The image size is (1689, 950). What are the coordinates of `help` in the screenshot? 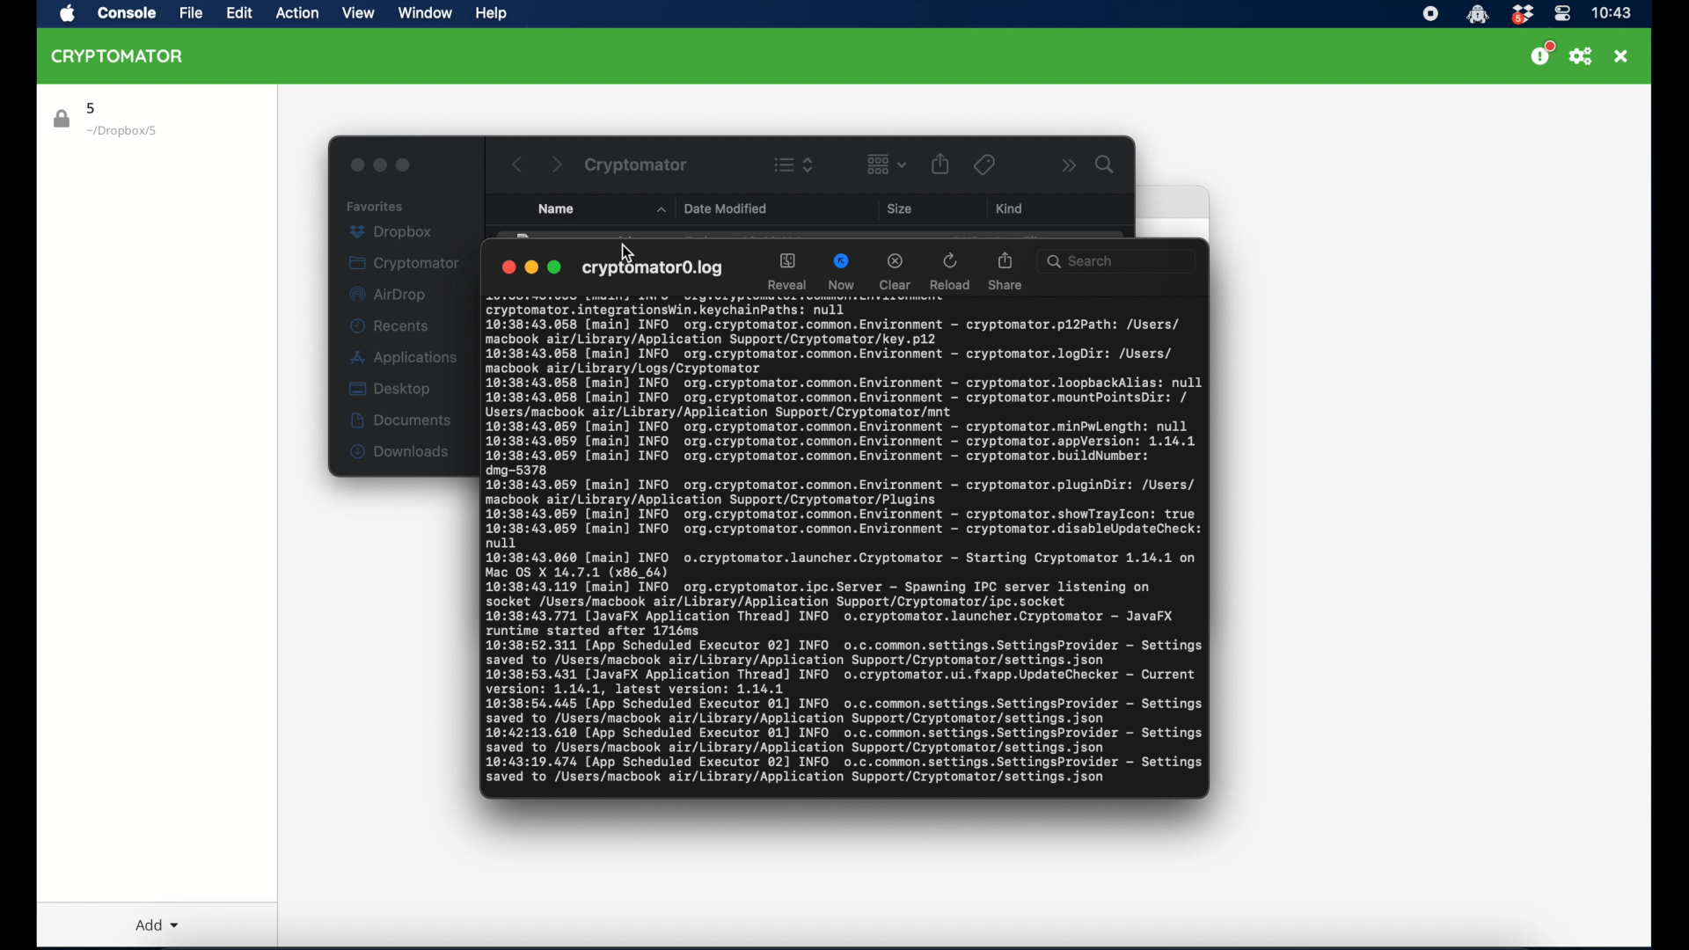 It's located at (495, 15).